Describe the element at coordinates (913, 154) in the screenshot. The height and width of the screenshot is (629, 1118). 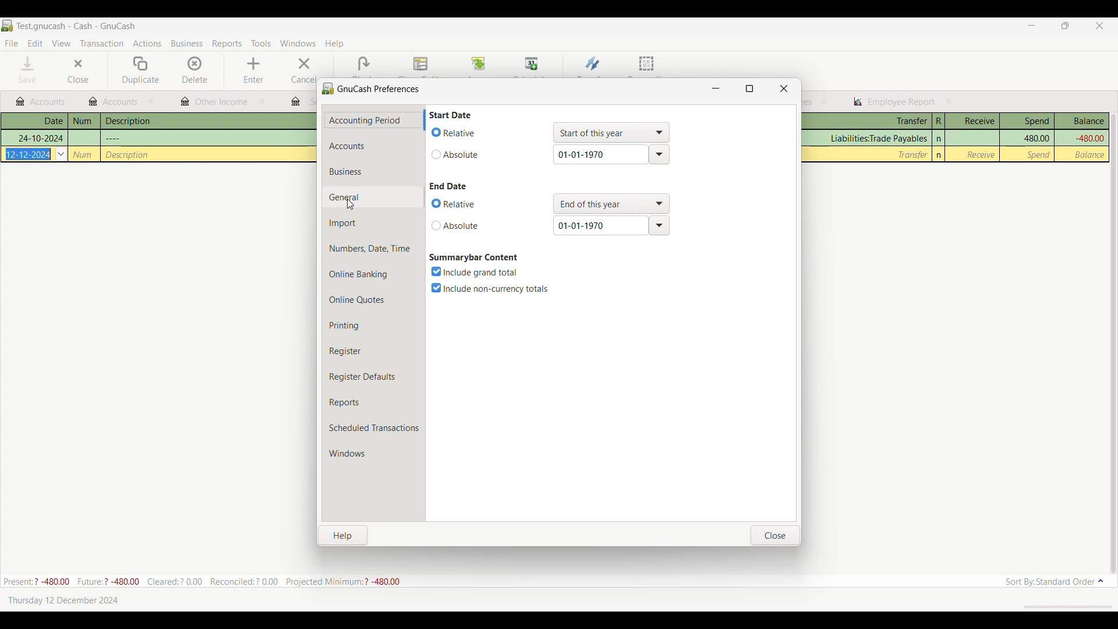
I see `Transfer column` at that location.